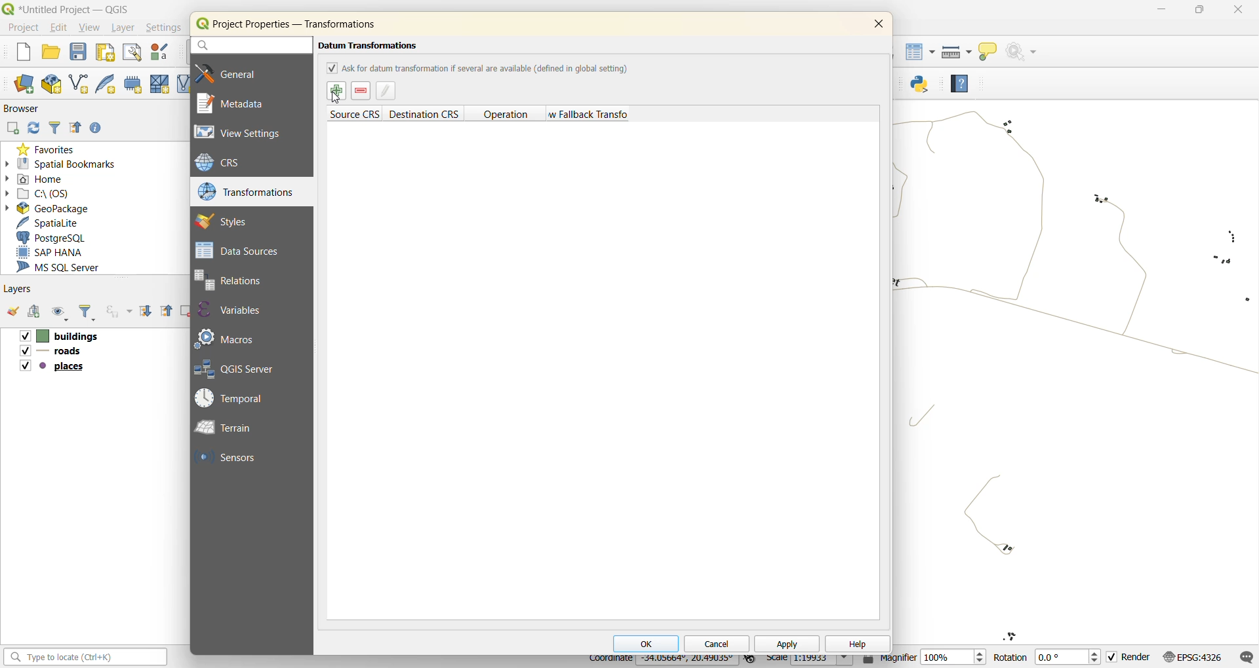  I want to click on help, so click(959, 82).